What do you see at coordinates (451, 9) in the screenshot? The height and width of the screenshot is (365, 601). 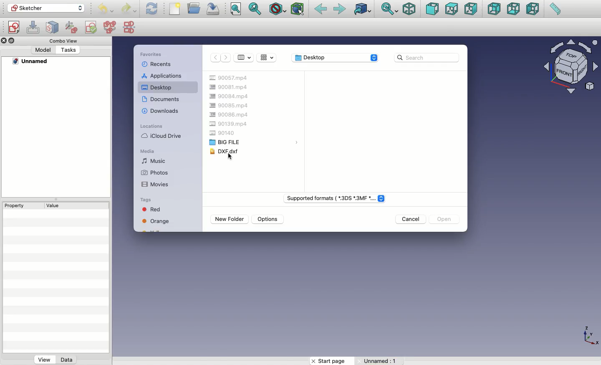 I see `Top` at bounding box center [451, 9].